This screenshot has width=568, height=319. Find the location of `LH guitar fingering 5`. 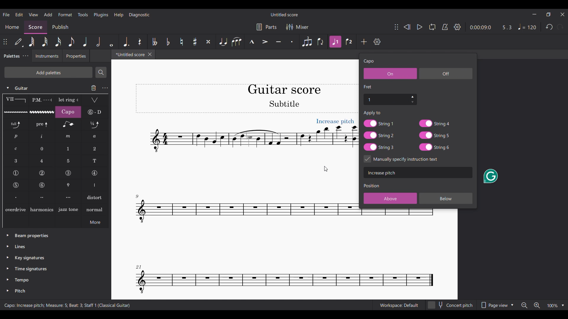

LH guitar fingering 5 is located at coordinates (68, 161).